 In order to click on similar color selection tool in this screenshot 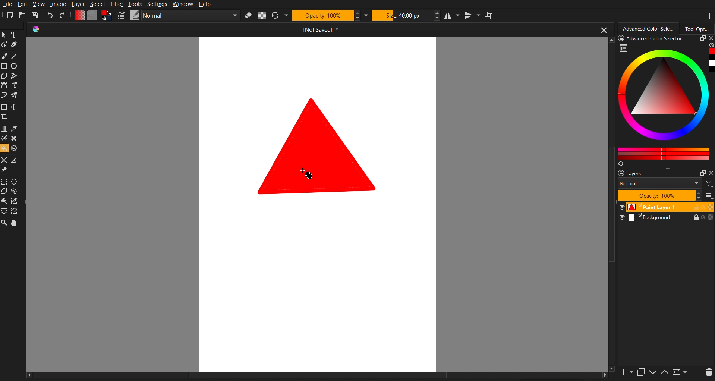, I will do `click(15, 201)`.